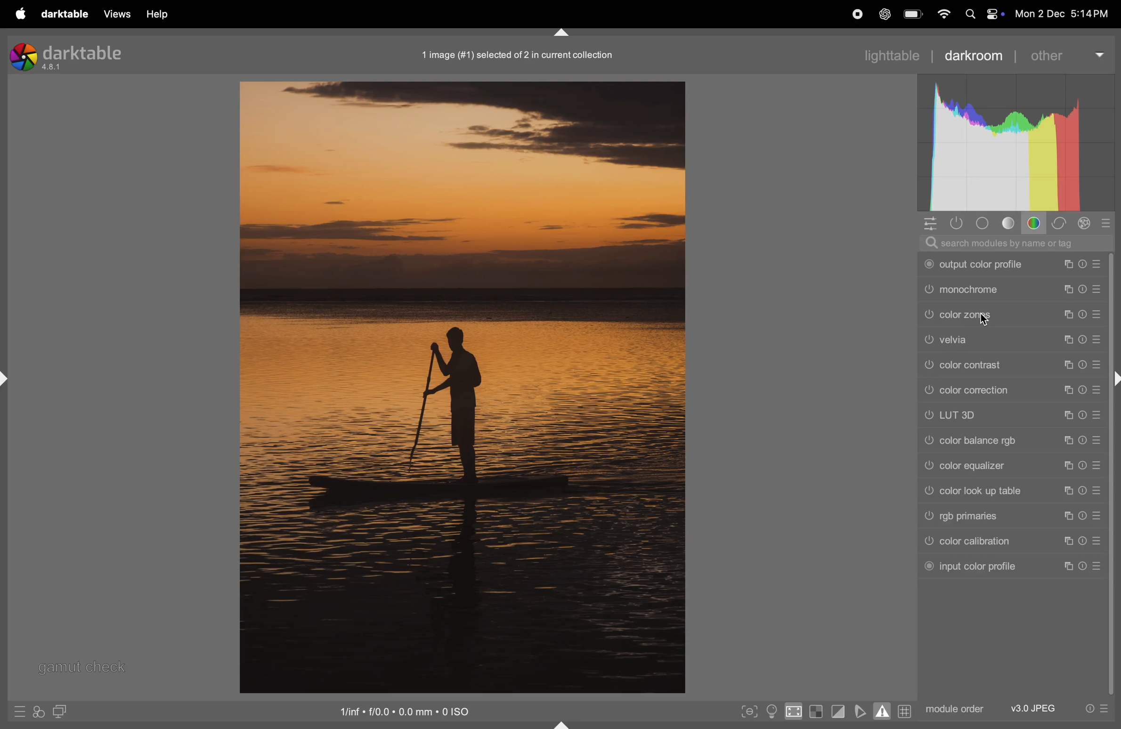 Image resolution: width=1121 pixels, height=729 pixels. What do you see at coordinates (1114, 476) in the screenshot?
I see `` at bounding box center [1114, 476].